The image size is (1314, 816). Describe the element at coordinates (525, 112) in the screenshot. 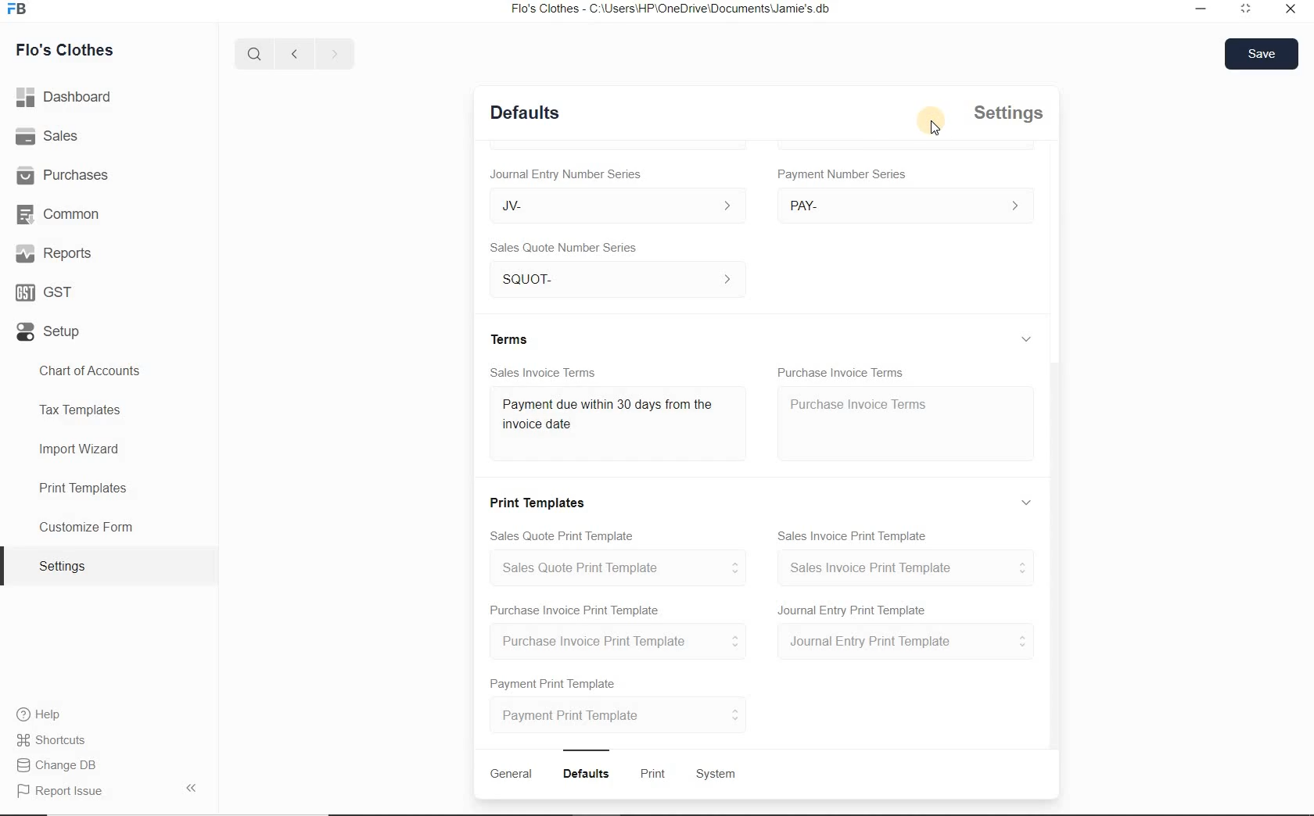

I see `Defaults` at that location.